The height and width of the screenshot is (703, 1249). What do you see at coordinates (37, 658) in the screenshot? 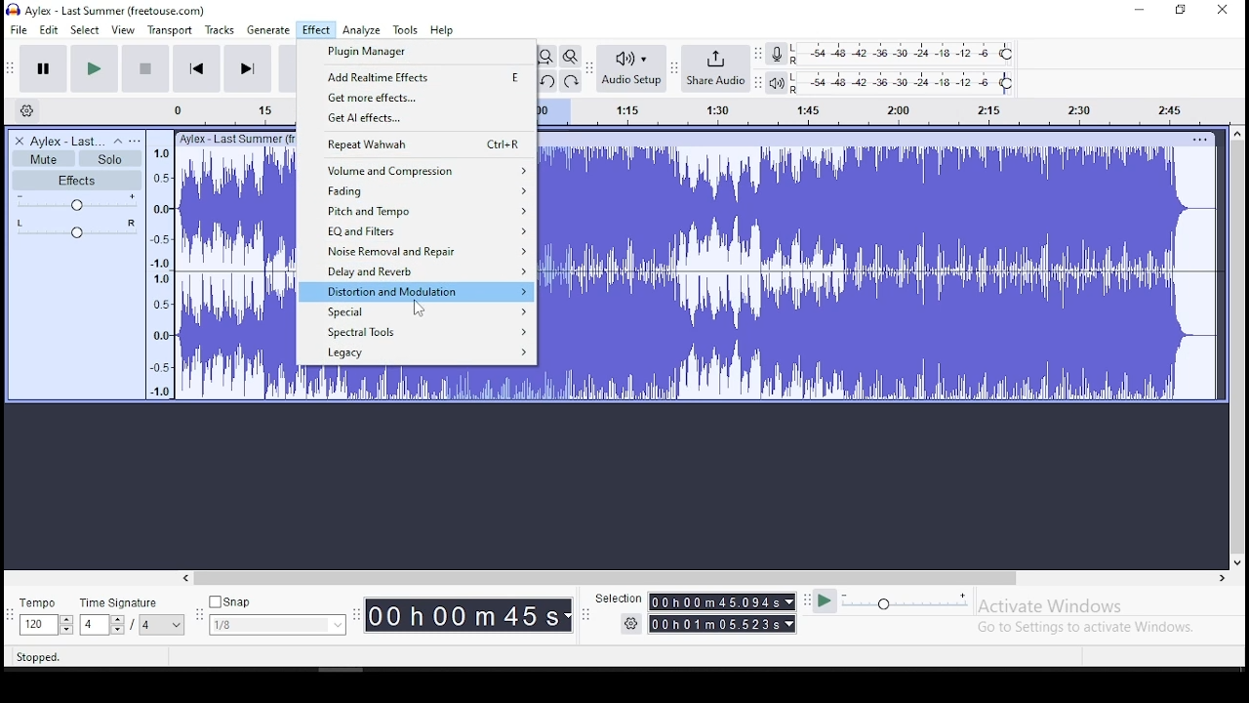
I see `stopped` at bounding box center [37, 658].